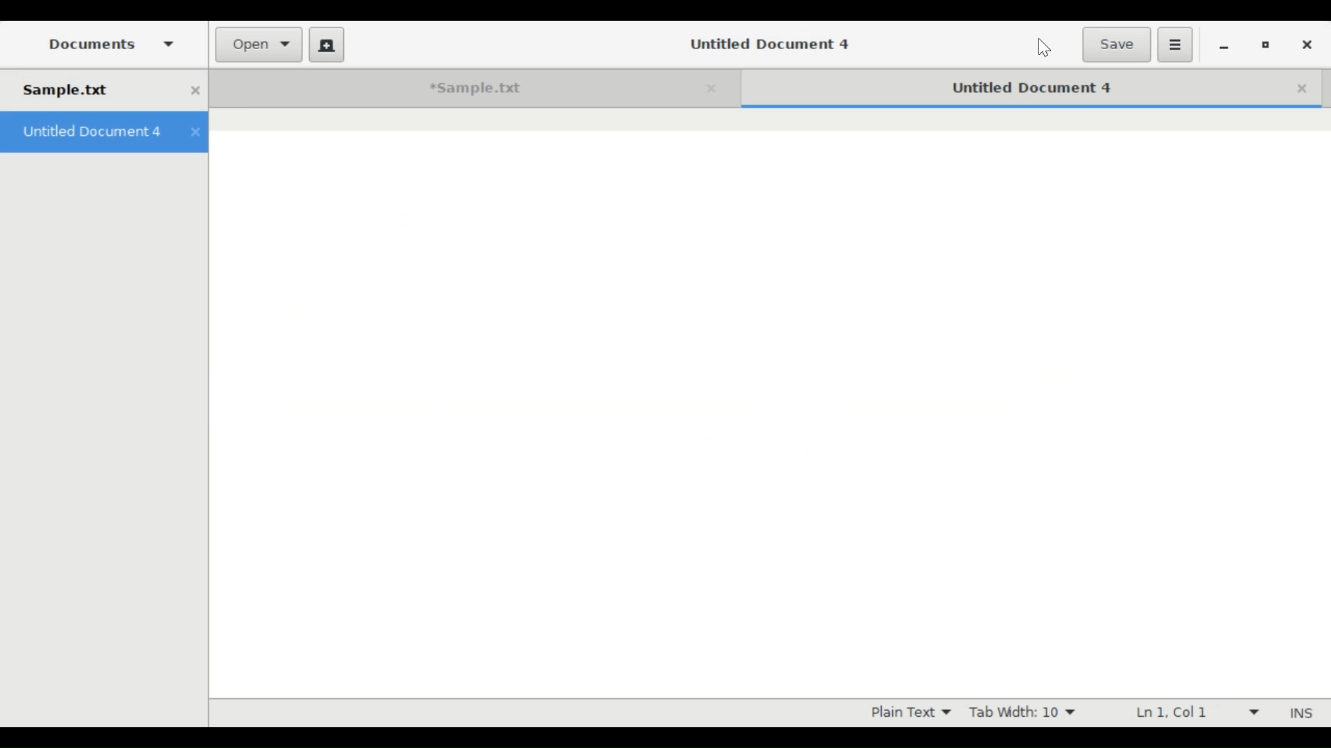 This screenshot has height=748, width=1331. Describe the element at coordinates (455, 89) in the screenshot. I see `*Sample.txt tab` at that location.